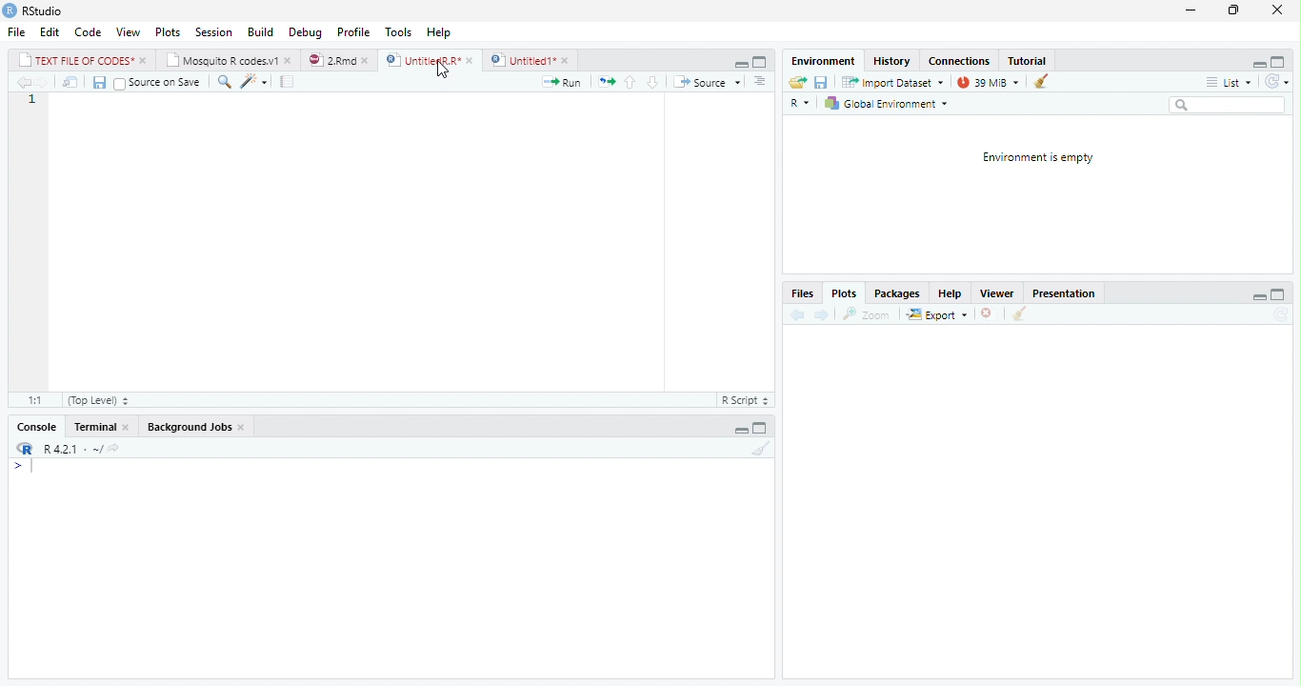 The width and height of the screenshot is (1301, 686). Describe the element at coordinates (797, 81) in the screenshot. I see `Open folder` at that location.